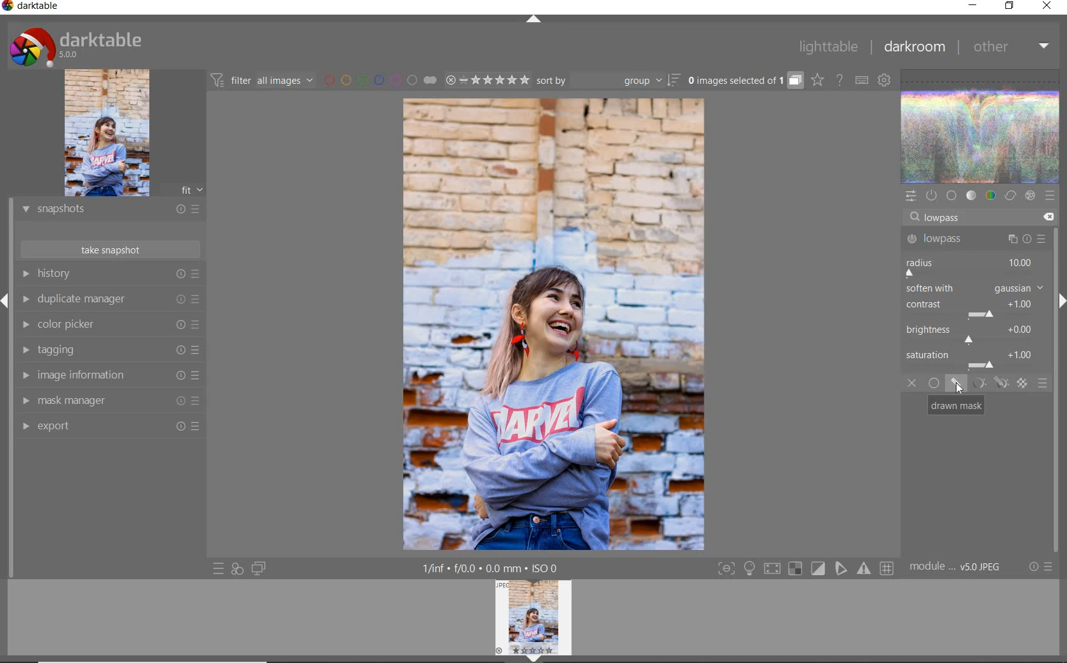  I want to click on color, so click(990, 196).